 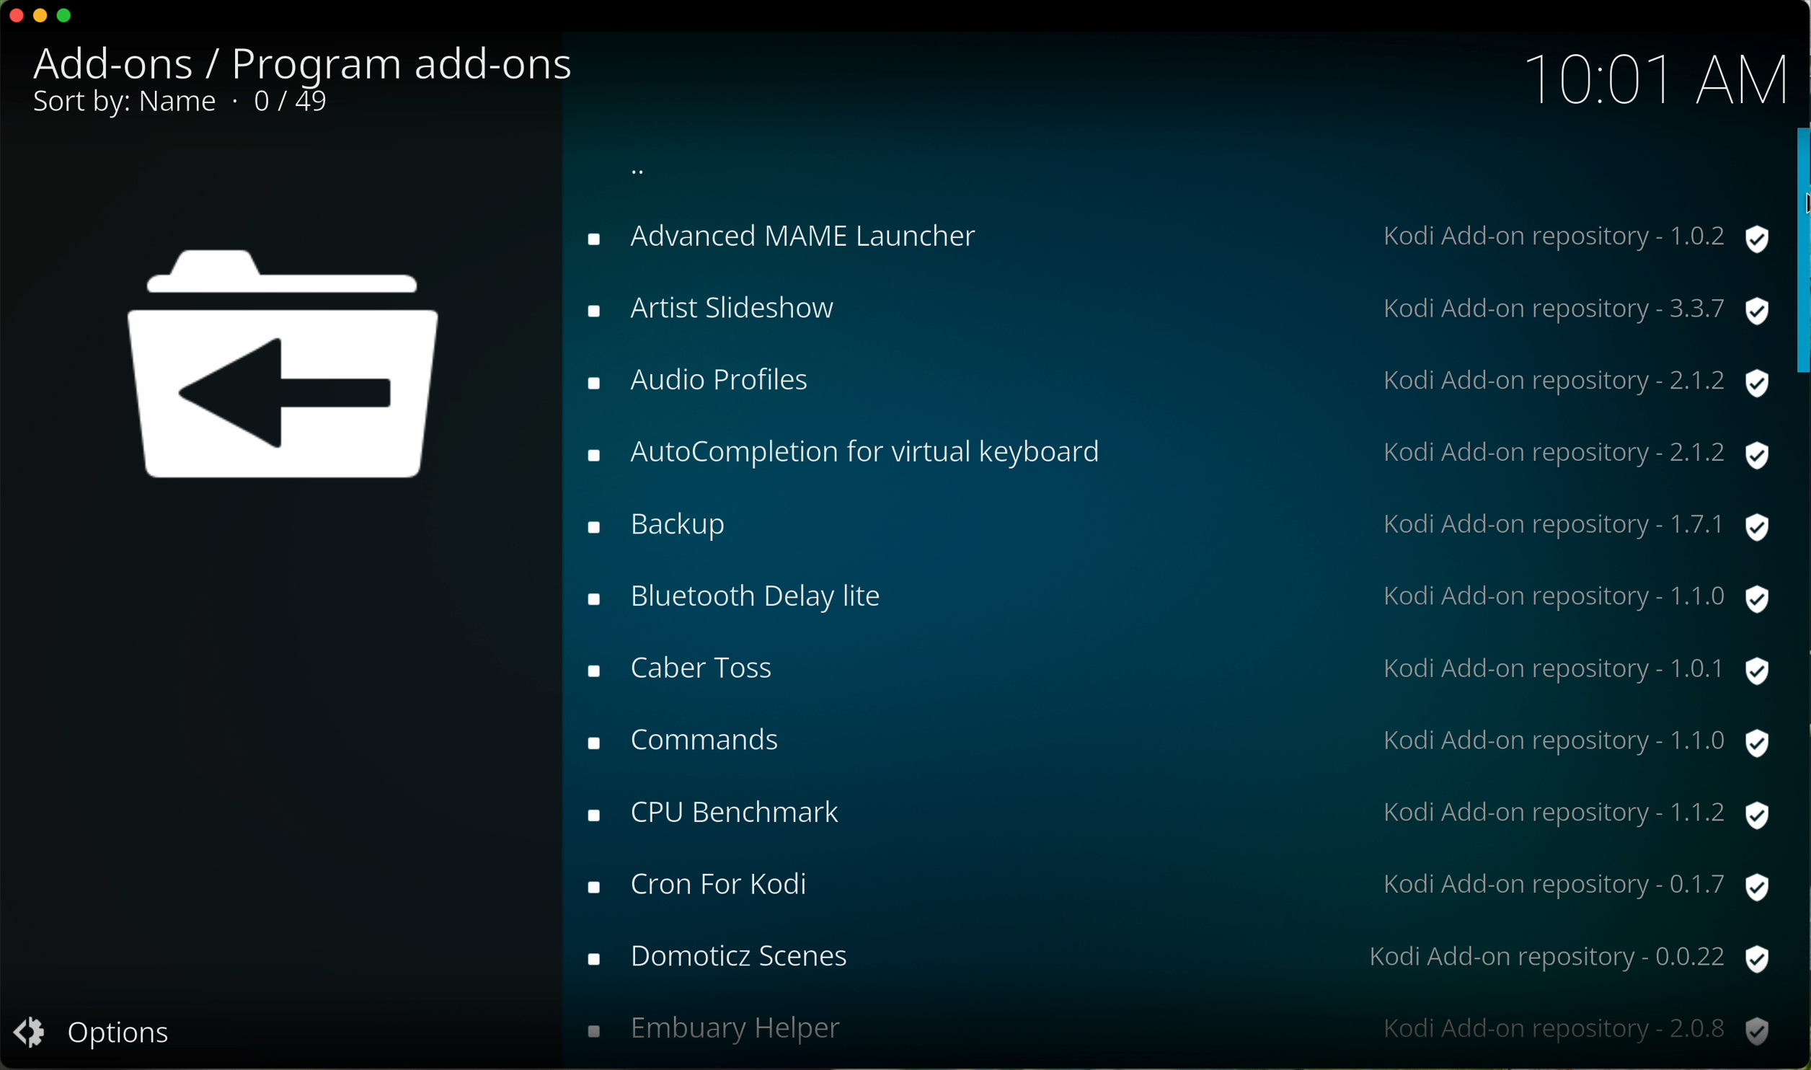 I want to click on back icon, so click(x=285, y=355).